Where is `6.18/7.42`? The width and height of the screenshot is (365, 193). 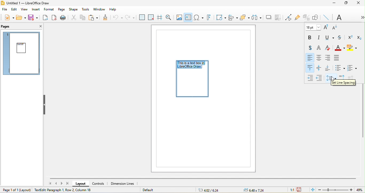 6.18/7.42 is located at coordinates (210, 190).